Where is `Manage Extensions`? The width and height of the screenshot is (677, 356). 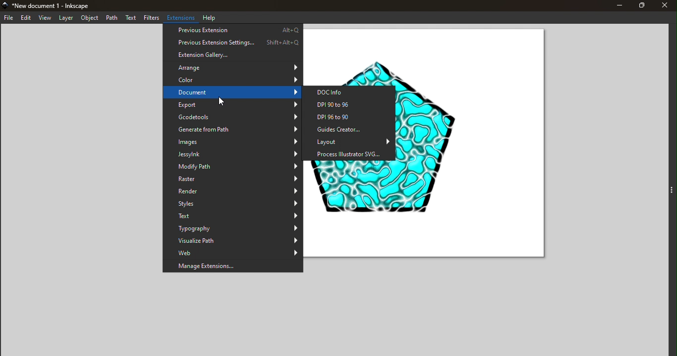
Manage Extensions is located at coordinates (232, 267).